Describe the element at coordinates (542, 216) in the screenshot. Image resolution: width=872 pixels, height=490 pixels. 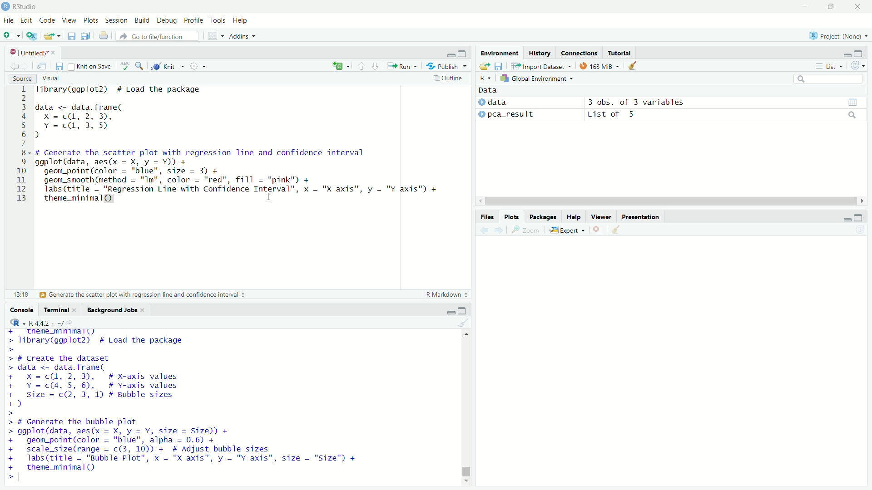
I see `Packages` at that location.